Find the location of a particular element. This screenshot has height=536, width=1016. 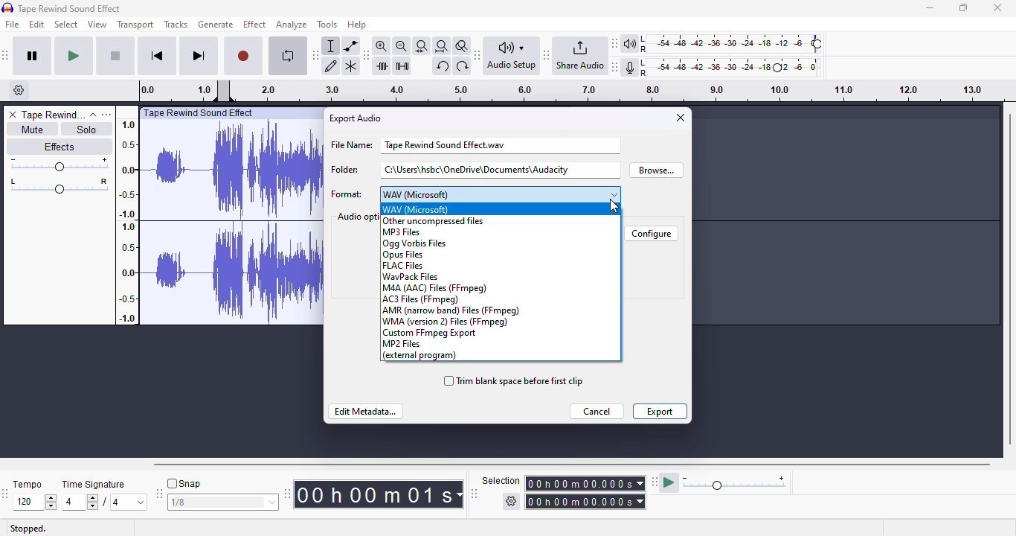

fit project to width is located at coordinates (442, 45).